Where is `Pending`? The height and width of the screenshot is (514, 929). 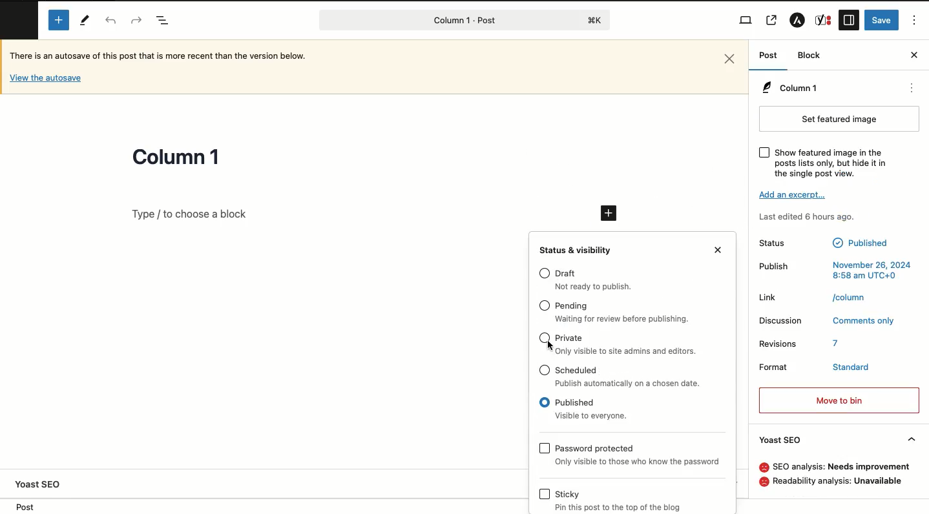 Pending is located at coordinates (572, 307).